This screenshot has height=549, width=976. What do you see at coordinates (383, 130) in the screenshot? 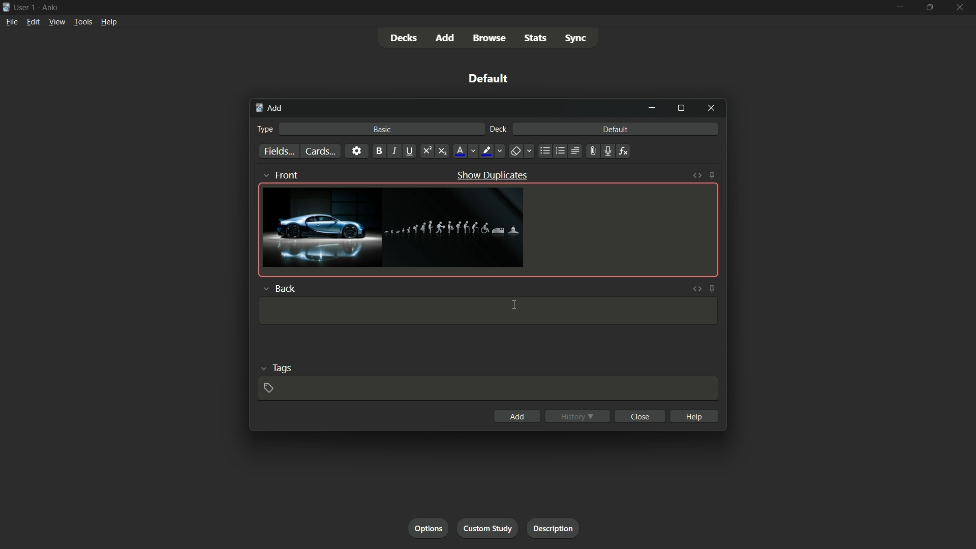
I see `basic` at bounding box center [383, 130].